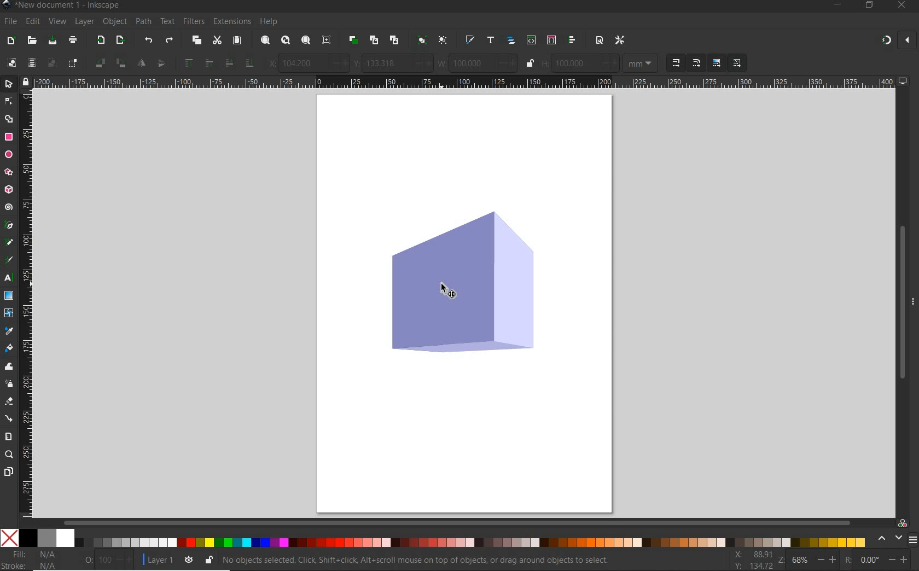 The width and height of the screenshot is (919, 571). I want to click on OPEN OBJECTS, so click(512, 42).